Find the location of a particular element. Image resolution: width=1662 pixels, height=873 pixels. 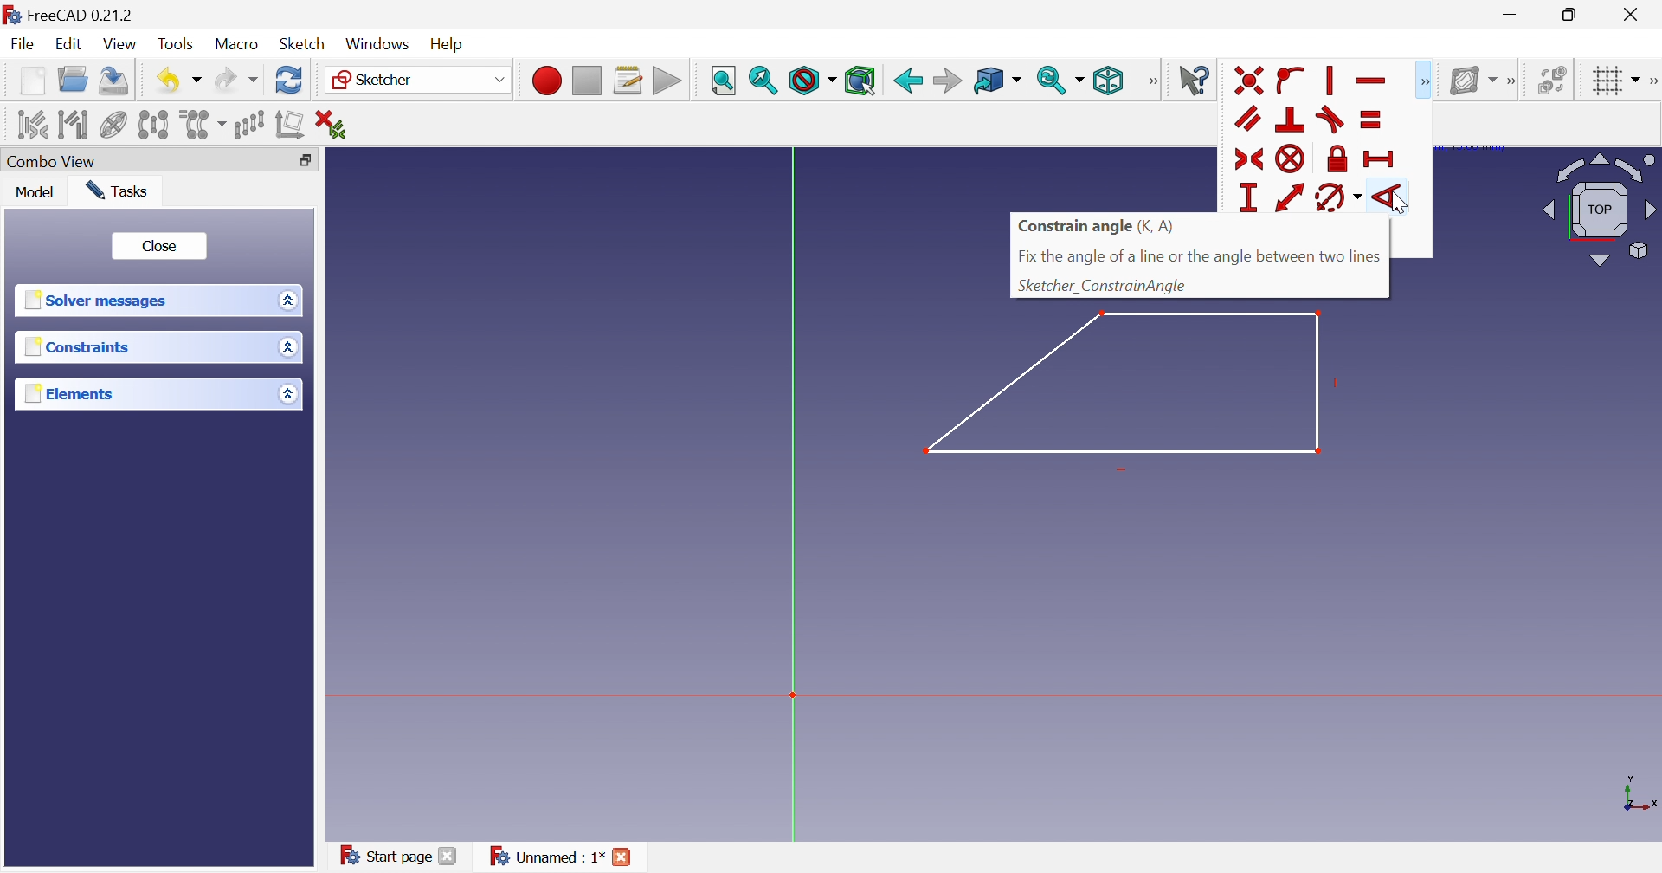

Macro is located at coordinates (237, 45).